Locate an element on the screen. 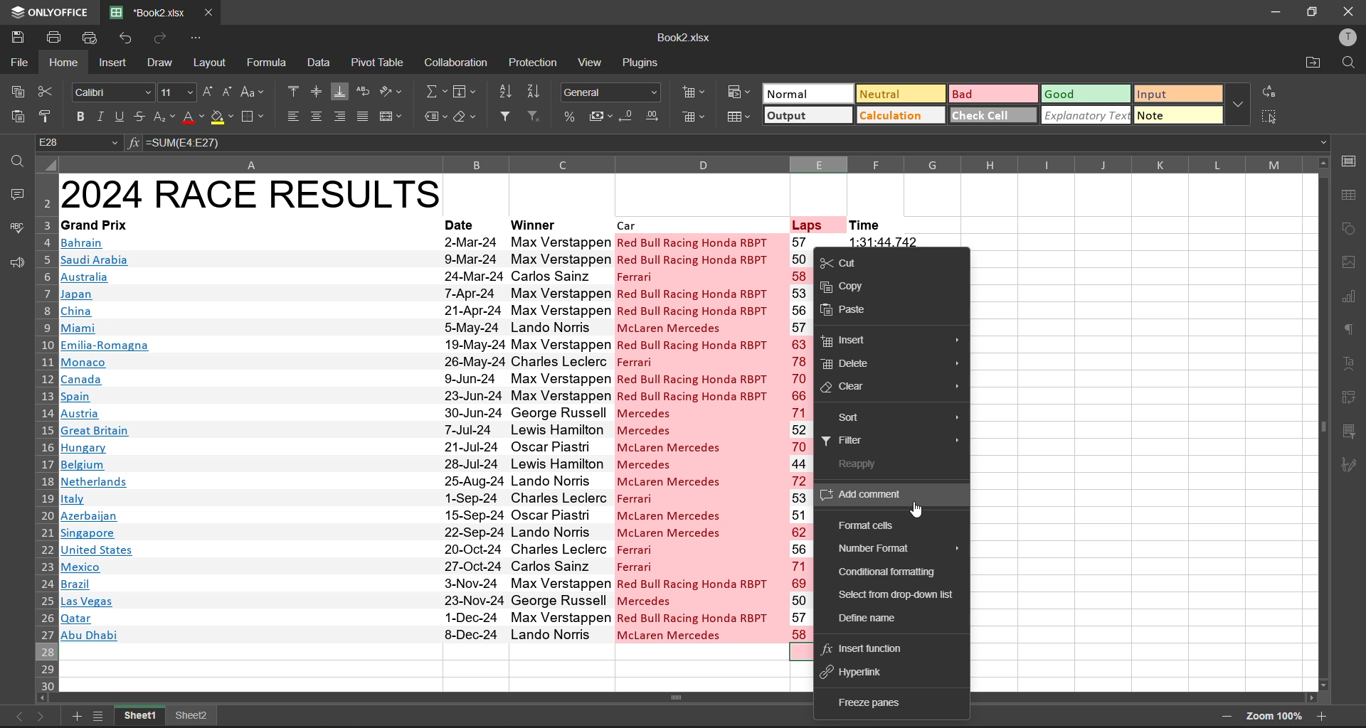 The width and height of the screenshot is (1366, 728). sheet list is located at coordinates (98, 716).